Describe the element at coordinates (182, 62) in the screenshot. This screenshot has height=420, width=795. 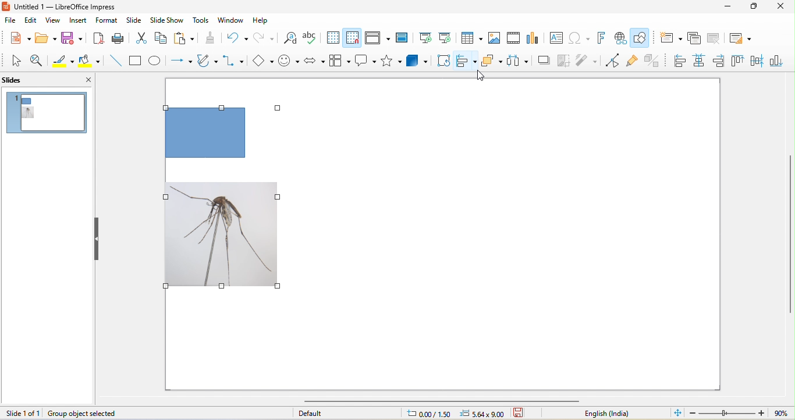
I see `lines and arrow` at that location.